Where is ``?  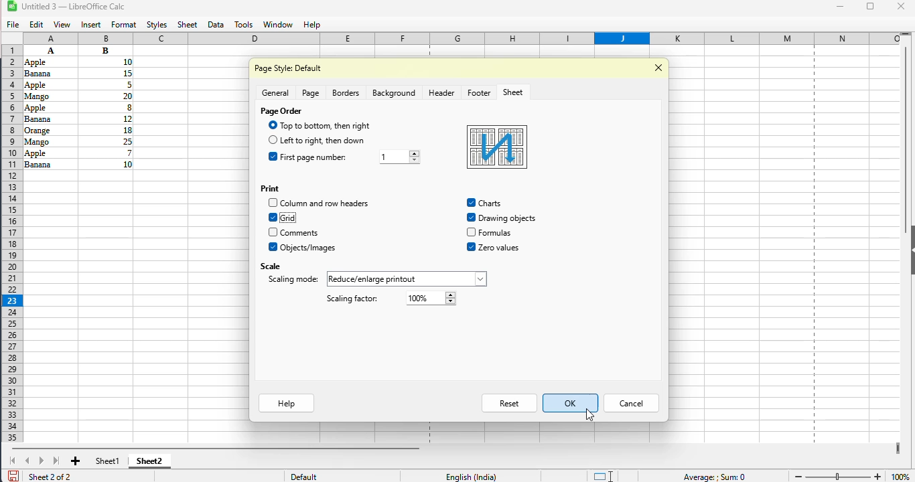
 is located at coordinates (273, 247).